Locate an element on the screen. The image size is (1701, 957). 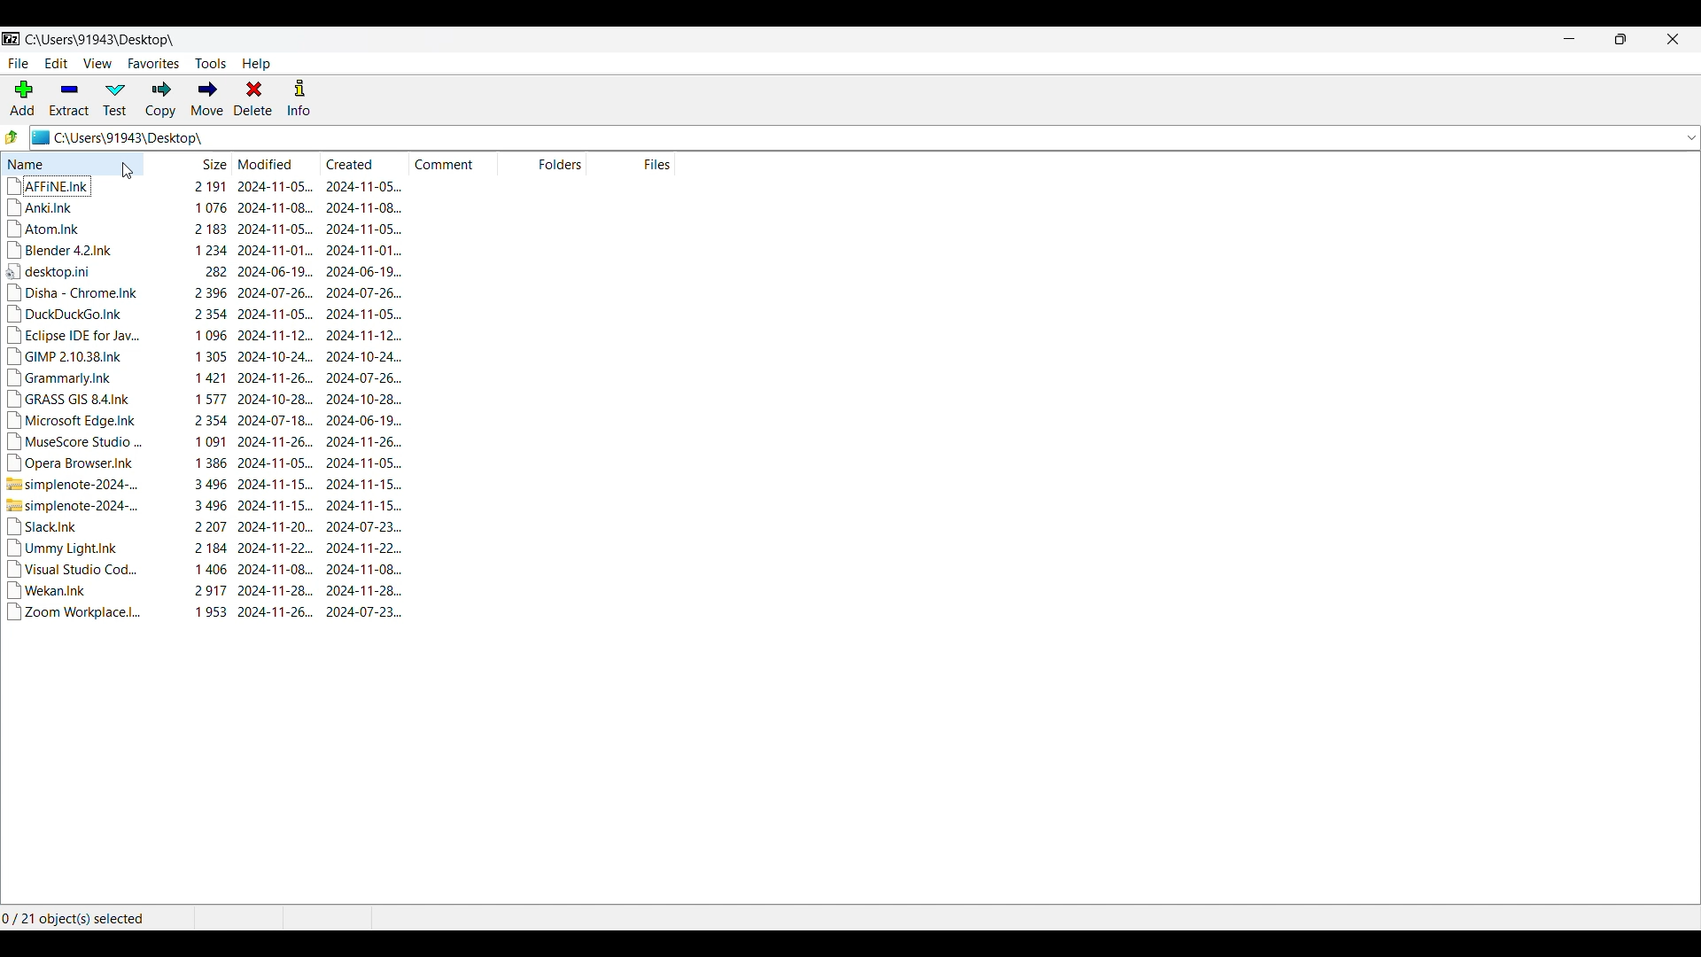
Anki.Ink 1076 2024-11-08... 2024-11-08... is located at coordinates (206, 208).